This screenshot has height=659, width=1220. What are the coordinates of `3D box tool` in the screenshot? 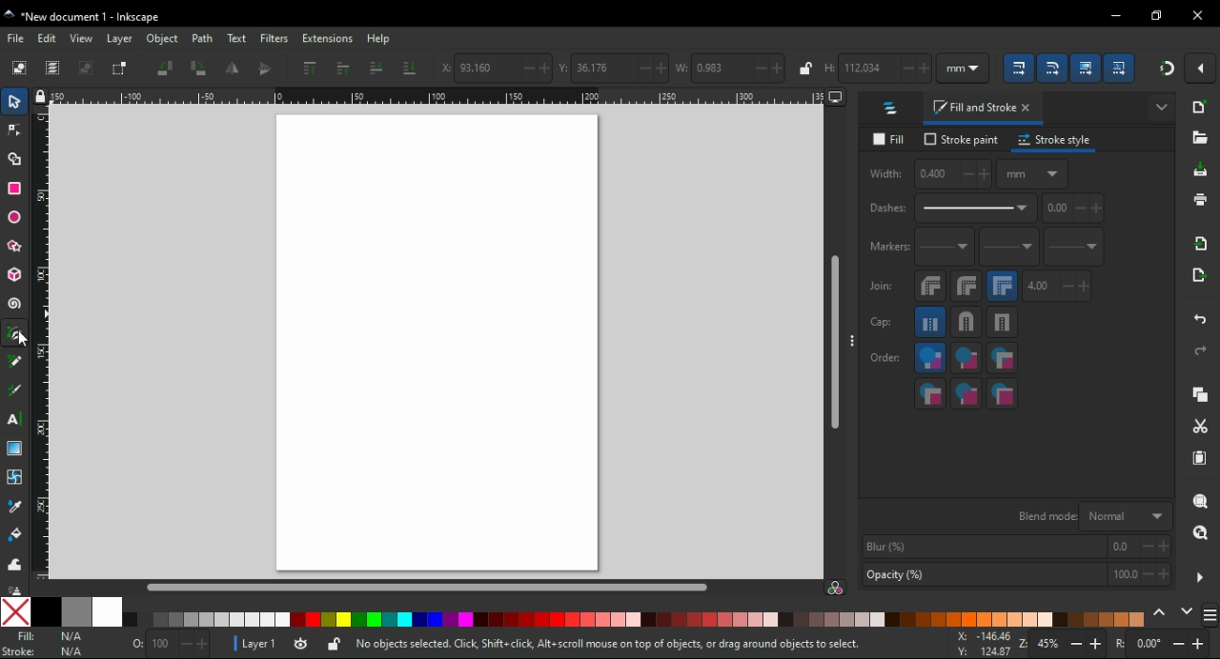 It's located at (15, 274).